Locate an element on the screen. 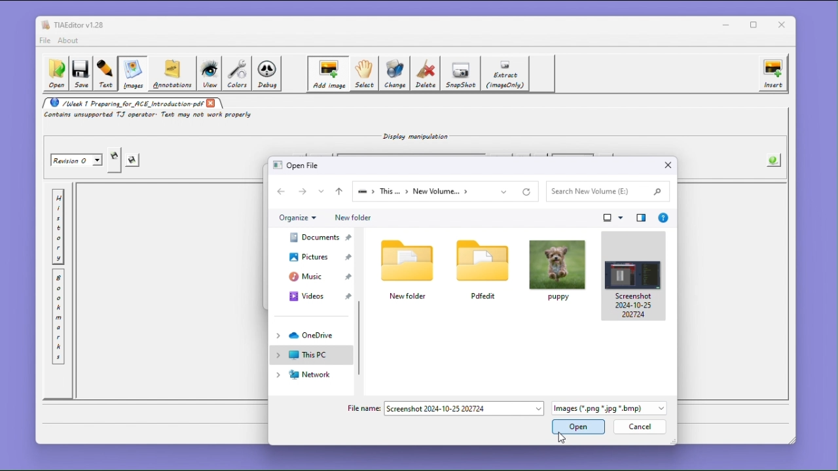 The image size is (838, 471). SnapShot is located at coordinates (462, 74).